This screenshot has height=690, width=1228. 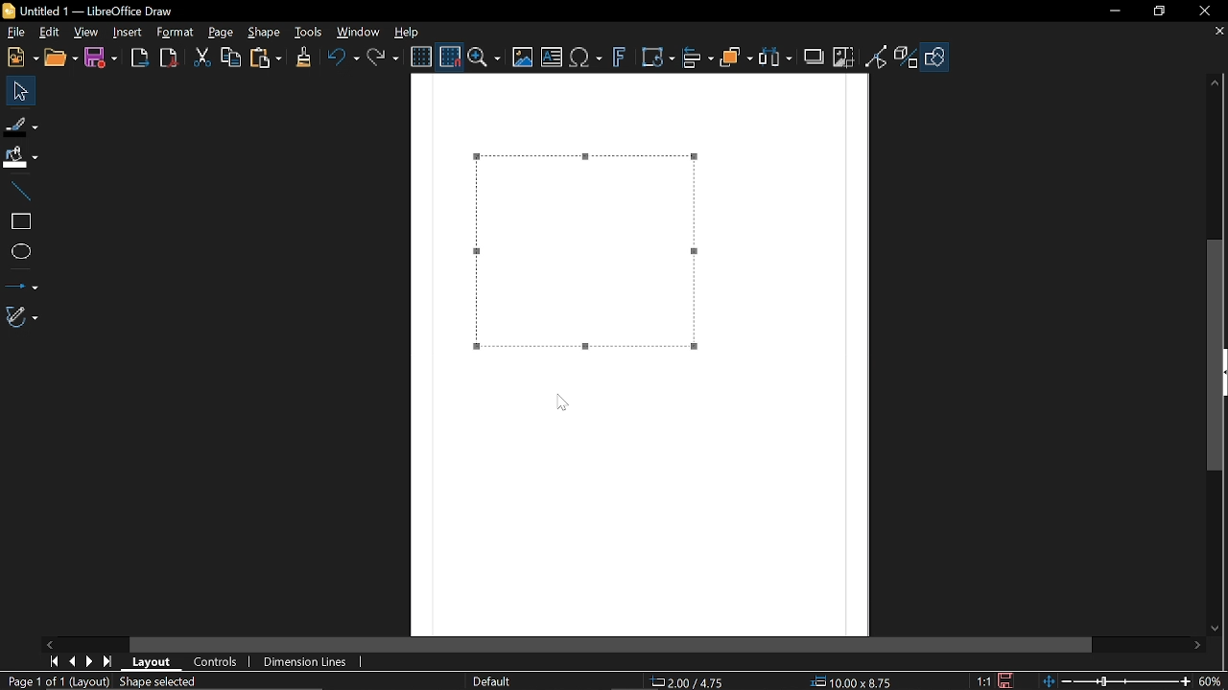 I want to click on Dimension lines, so click(x=306, y=661).